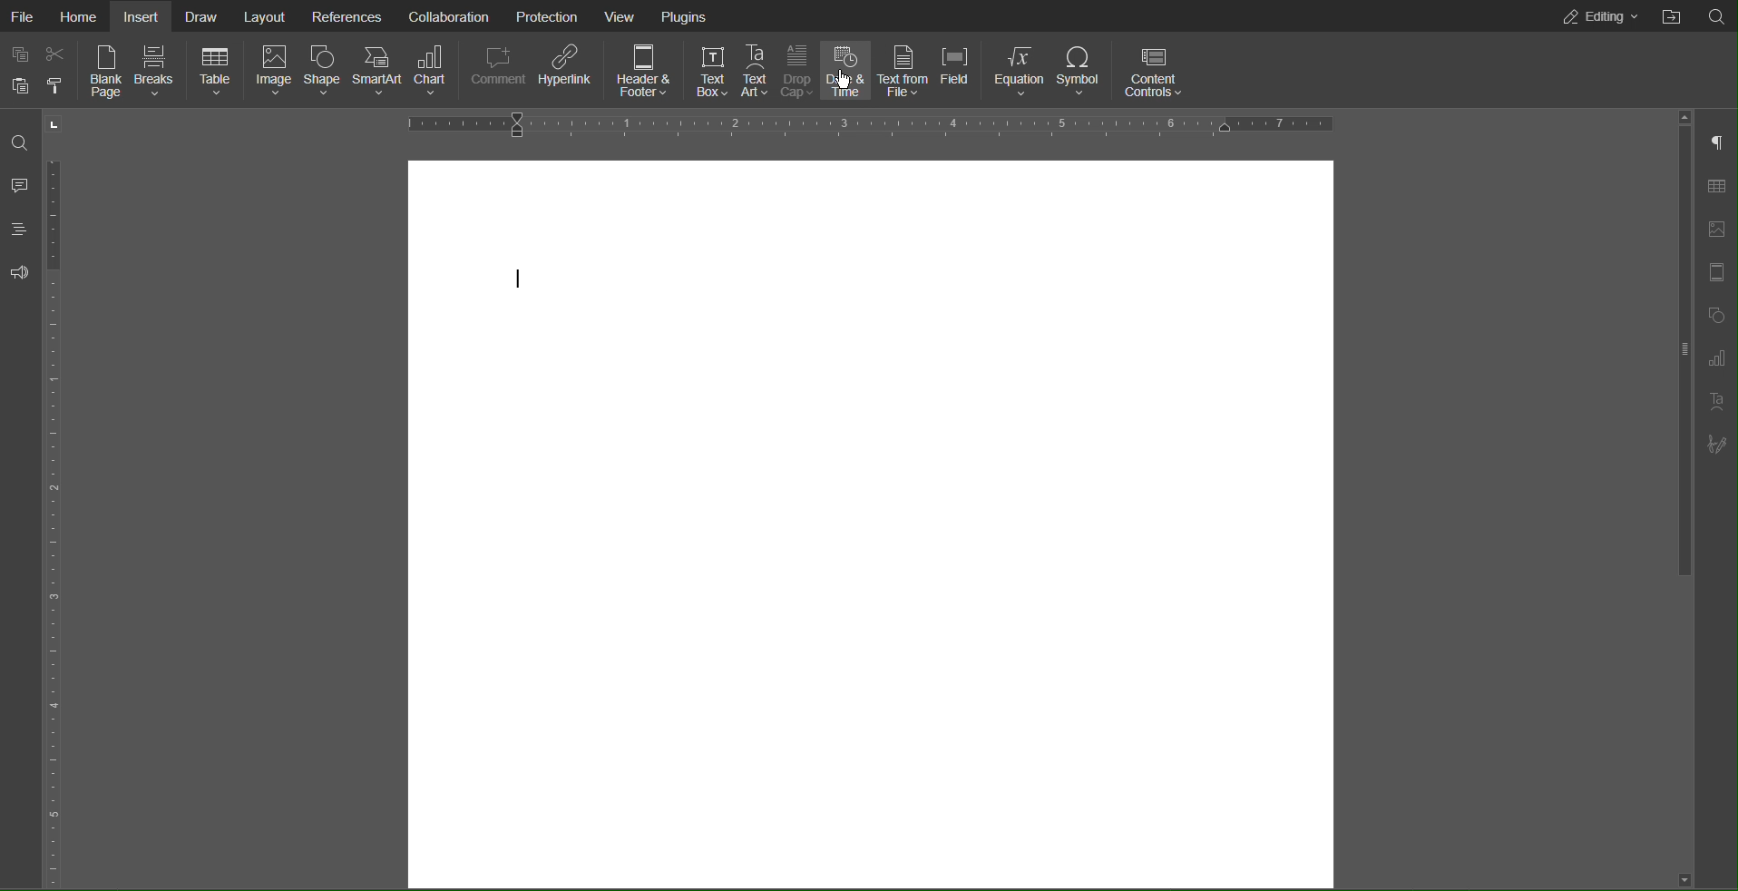 The image size is (1738, 891). Describe the element at coordinates (861, 124) in the screenshot. I see `Horizontal Ruler` at that location.